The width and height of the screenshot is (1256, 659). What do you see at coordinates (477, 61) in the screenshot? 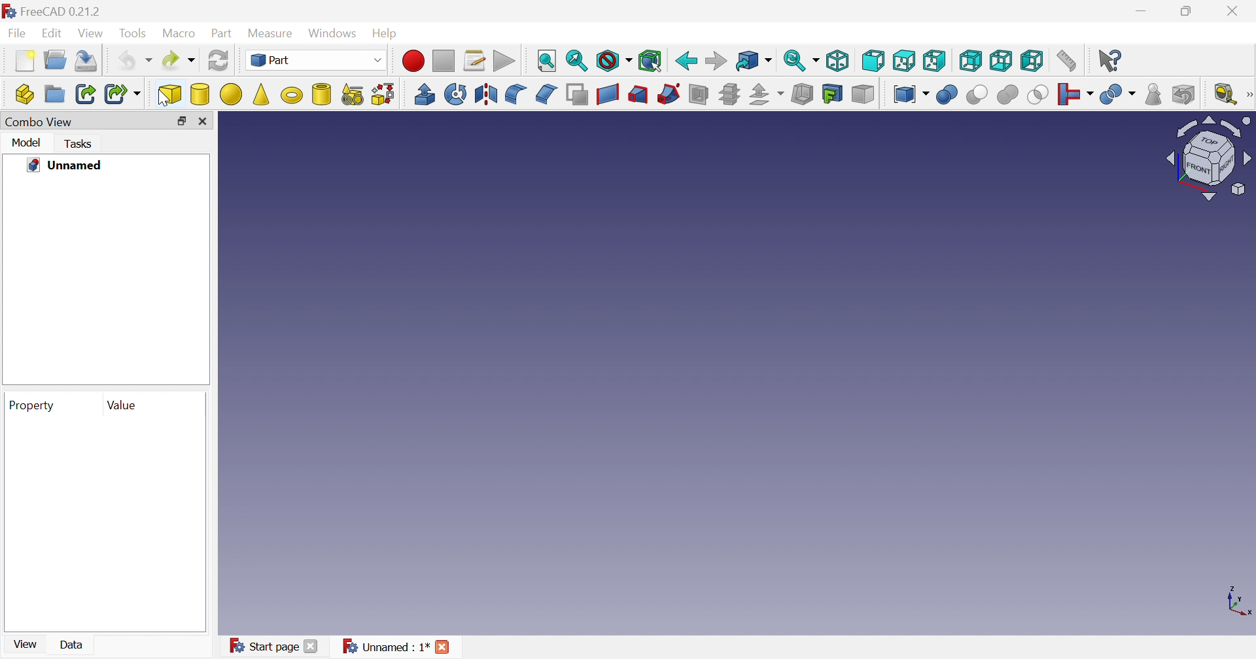
I see `Macros` at bounding box center [477, 61].